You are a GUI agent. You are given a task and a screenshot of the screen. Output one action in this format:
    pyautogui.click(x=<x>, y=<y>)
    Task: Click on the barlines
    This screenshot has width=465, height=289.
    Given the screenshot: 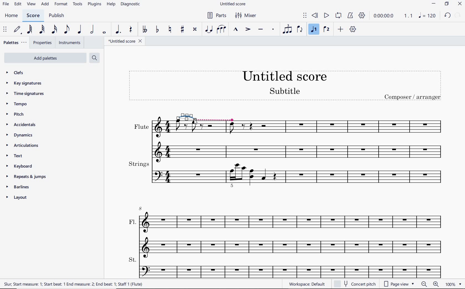 What is the action you would take?
    pyautogui.click(x=20, y=187)
    